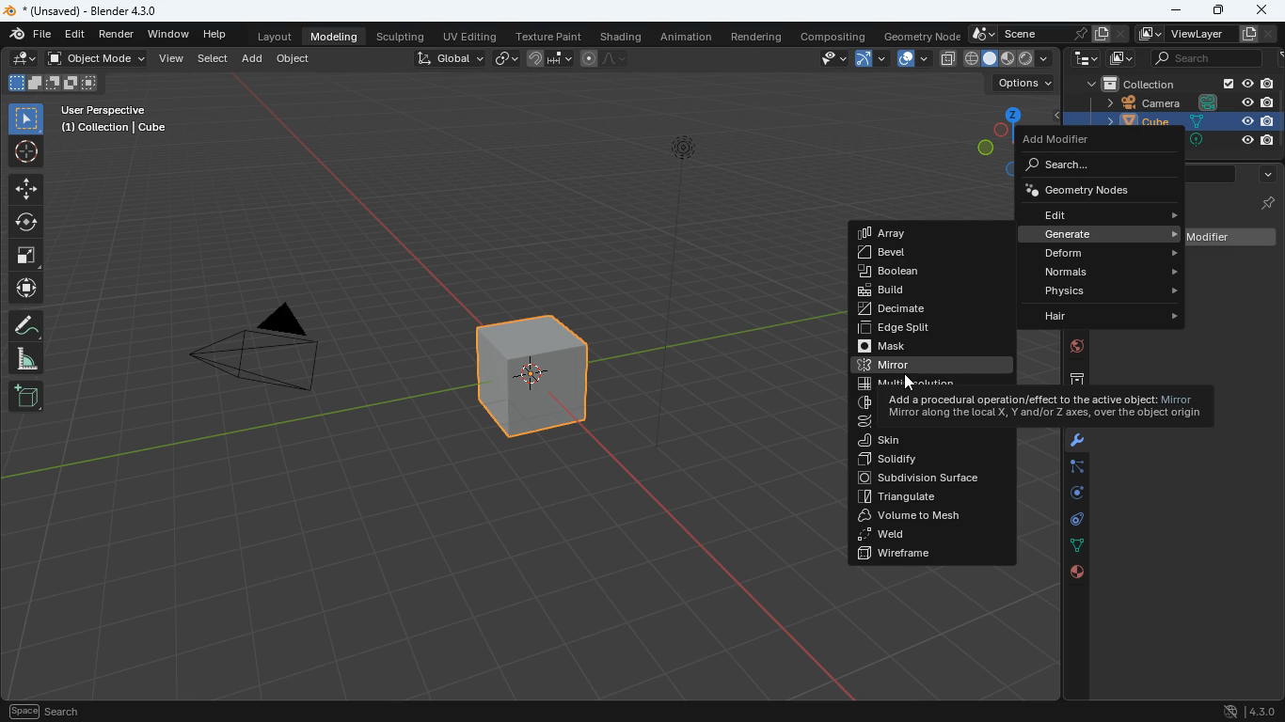 The image size is (1285, 722). Describe the element at coordinates (173, 59) in the screenshot. I see `view` at that location.